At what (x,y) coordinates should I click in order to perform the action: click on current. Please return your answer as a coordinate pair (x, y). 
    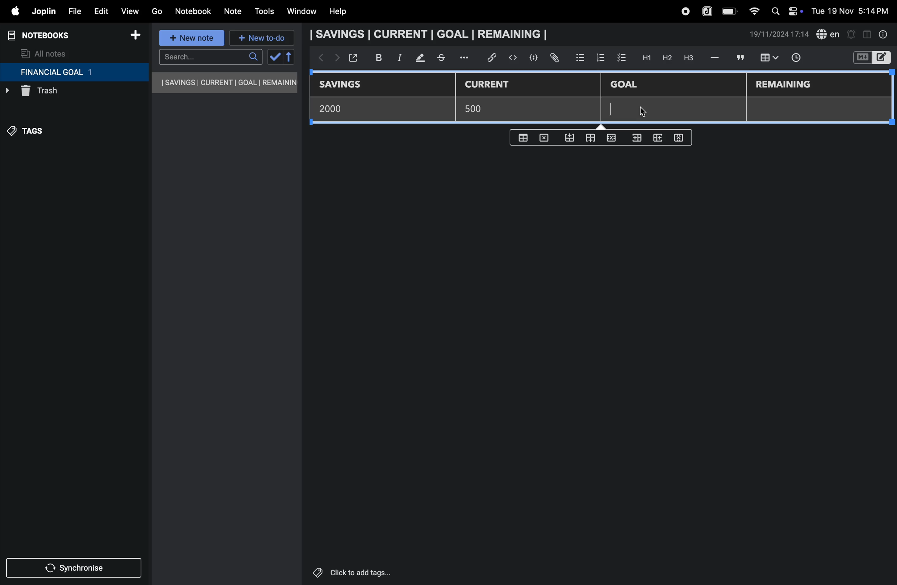
    Looking at the image, I should click on (493, 85).